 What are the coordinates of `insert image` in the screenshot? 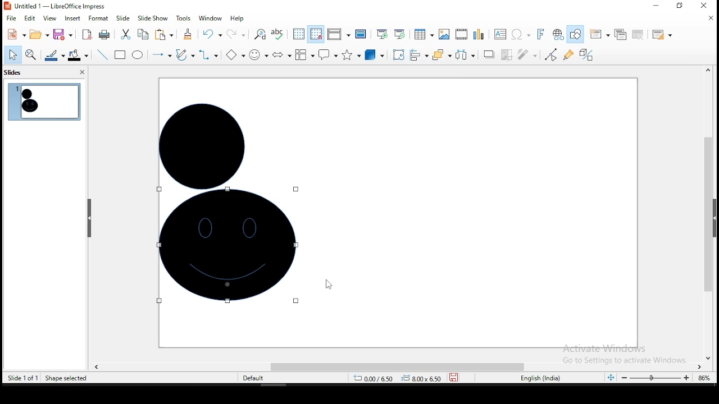 It's located at (443, 35).